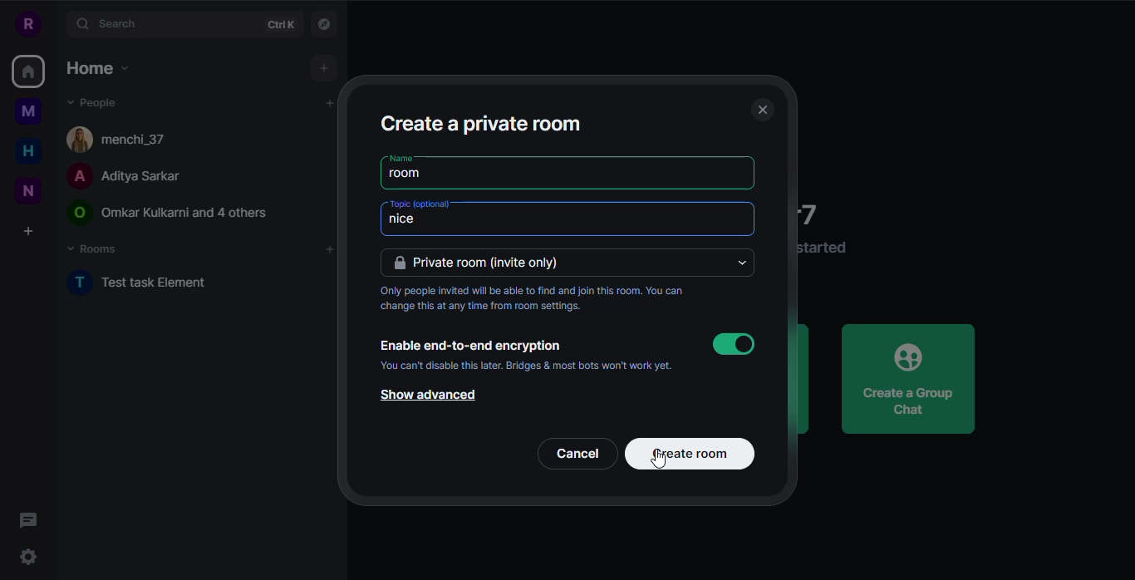  What do you see at coordinates (324, 68) in the screenshot?
I see `add` at bounding box center [324, 68].